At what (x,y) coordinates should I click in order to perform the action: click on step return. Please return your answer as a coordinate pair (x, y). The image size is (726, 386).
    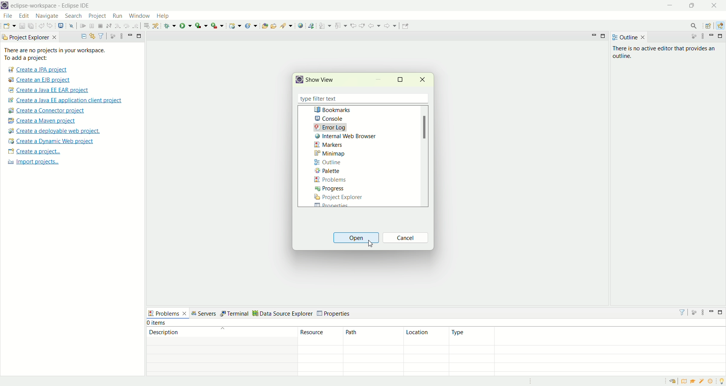
    Looking at the image, I should click on (136, 26).